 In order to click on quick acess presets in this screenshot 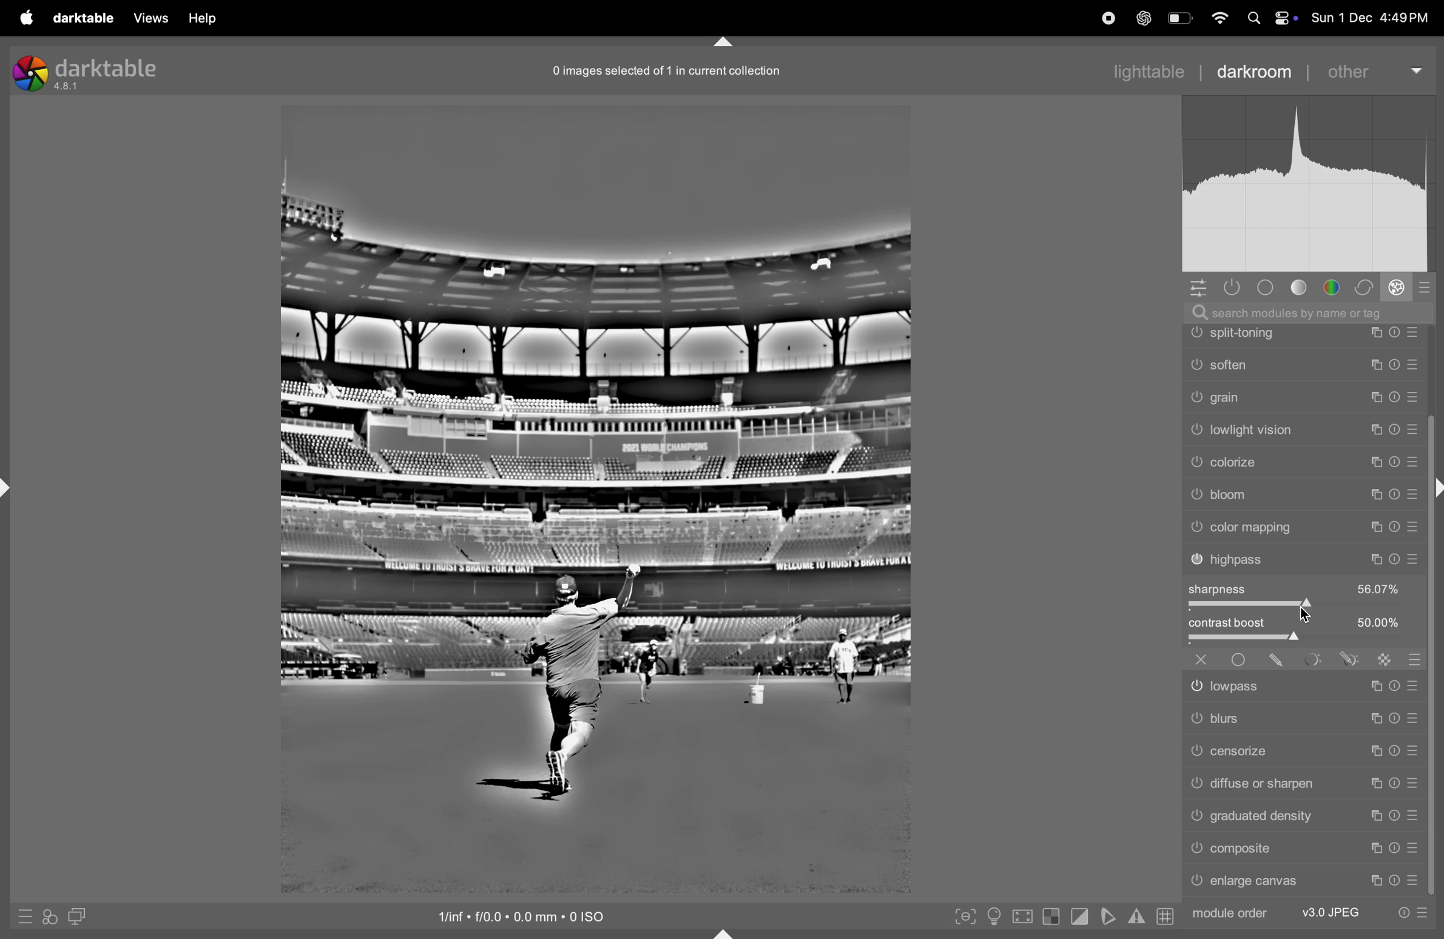, I will do `click(21, 917)`.